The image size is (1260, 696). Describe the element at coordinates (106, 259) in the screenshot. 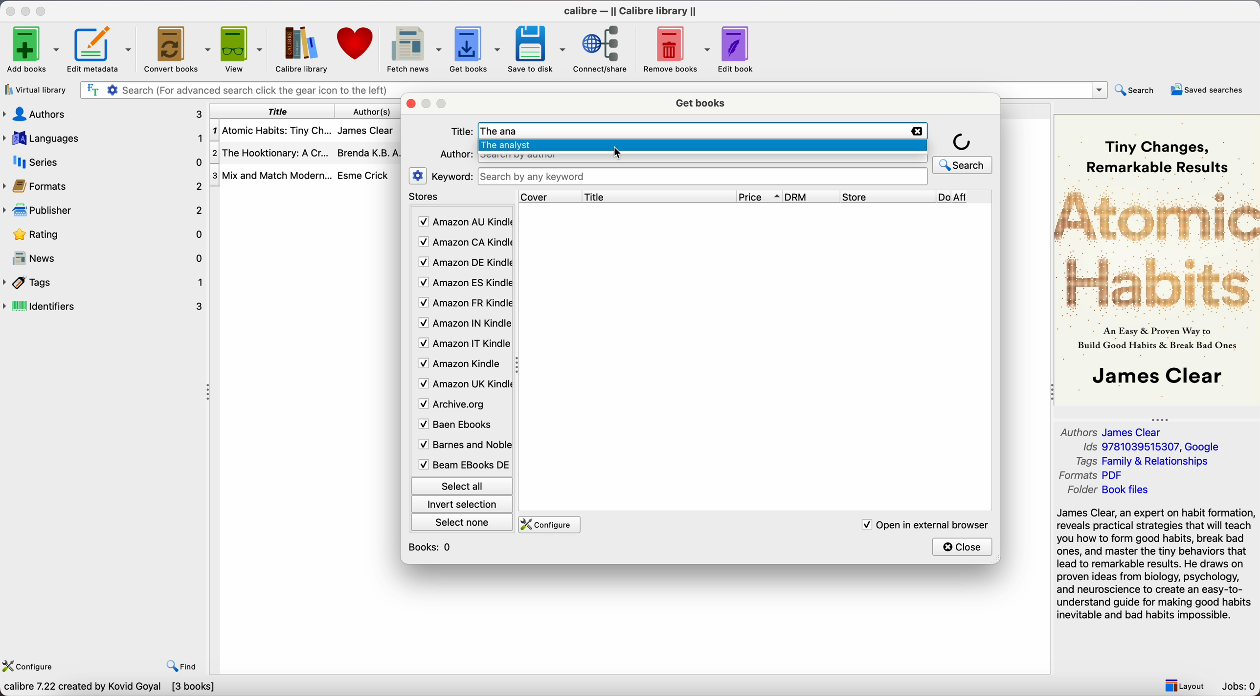

I see `news` at that location.